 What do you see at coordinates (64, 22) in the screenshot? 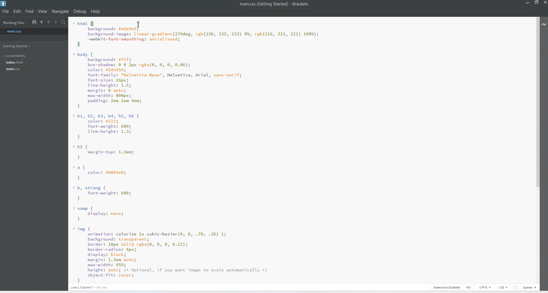
I see `Find In files` at bounding box center [64, 22].